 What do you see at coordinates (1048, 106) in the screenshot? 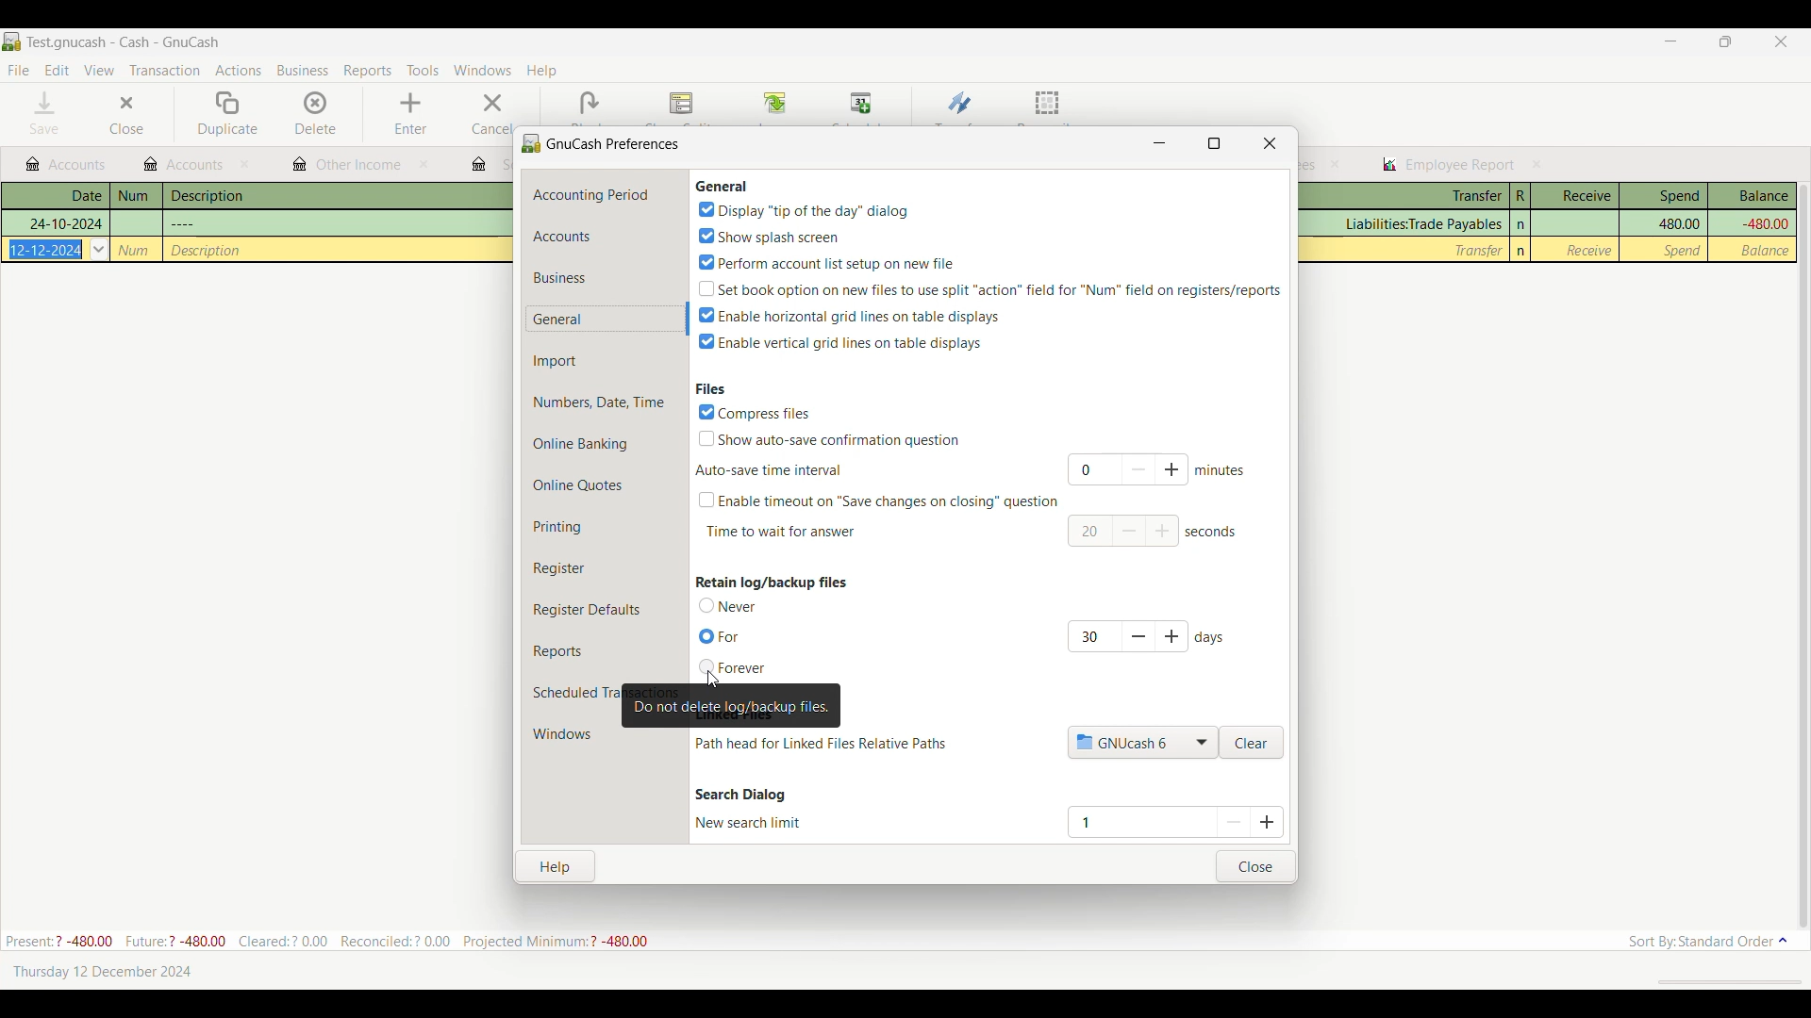
I see `Reconcile` at bounding box center [1048, 106].